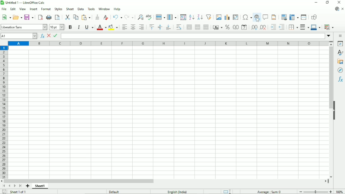 Image resolution: width=345 pixels, height=194 pixels. Describe the element at coordinates (58, 9) in the screenshot. I see `Styles` at that location.